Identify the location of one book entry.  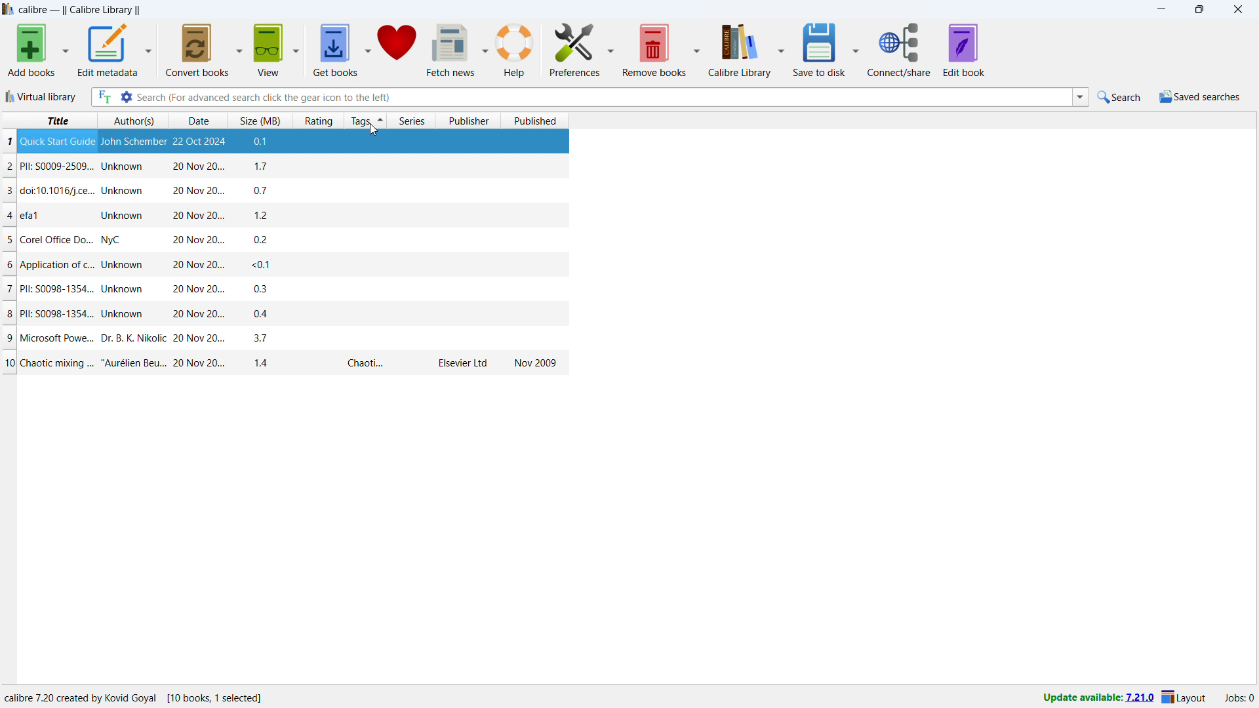
(281, 315).